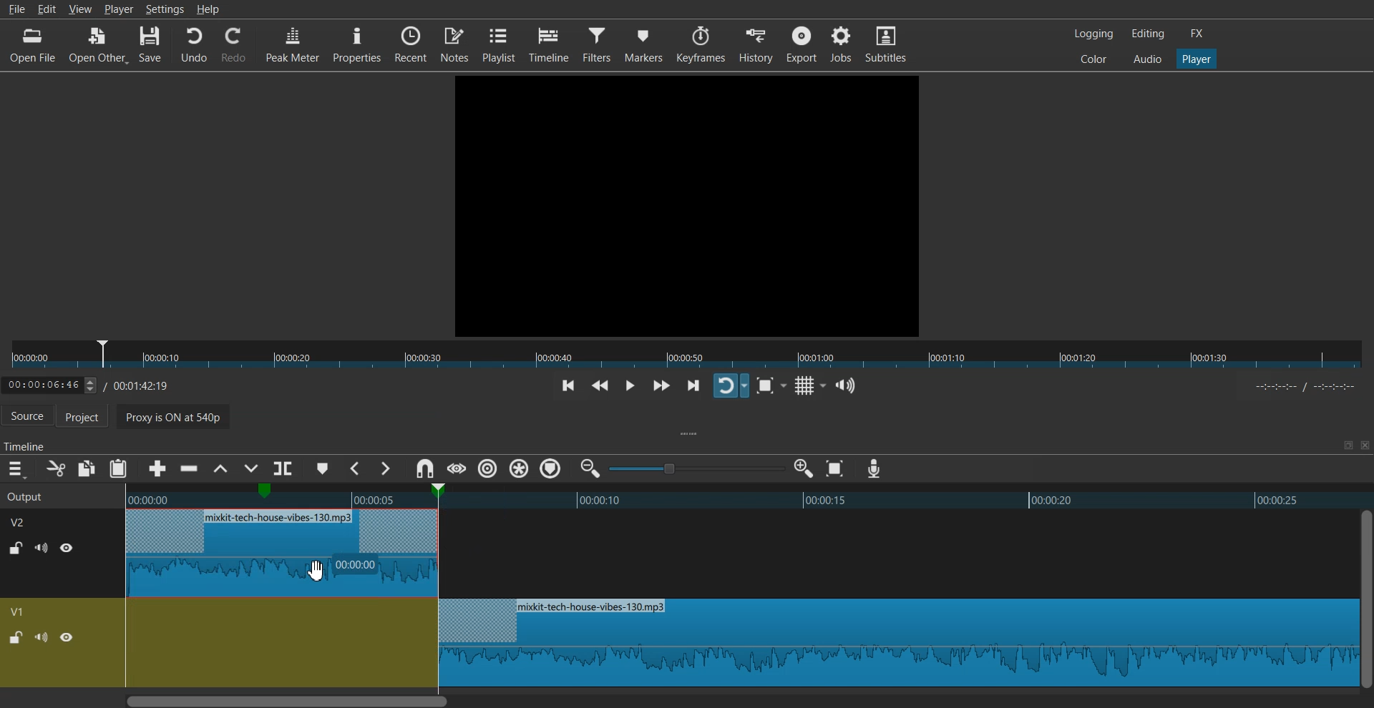  I want to click on Edit, so click(50, 9).